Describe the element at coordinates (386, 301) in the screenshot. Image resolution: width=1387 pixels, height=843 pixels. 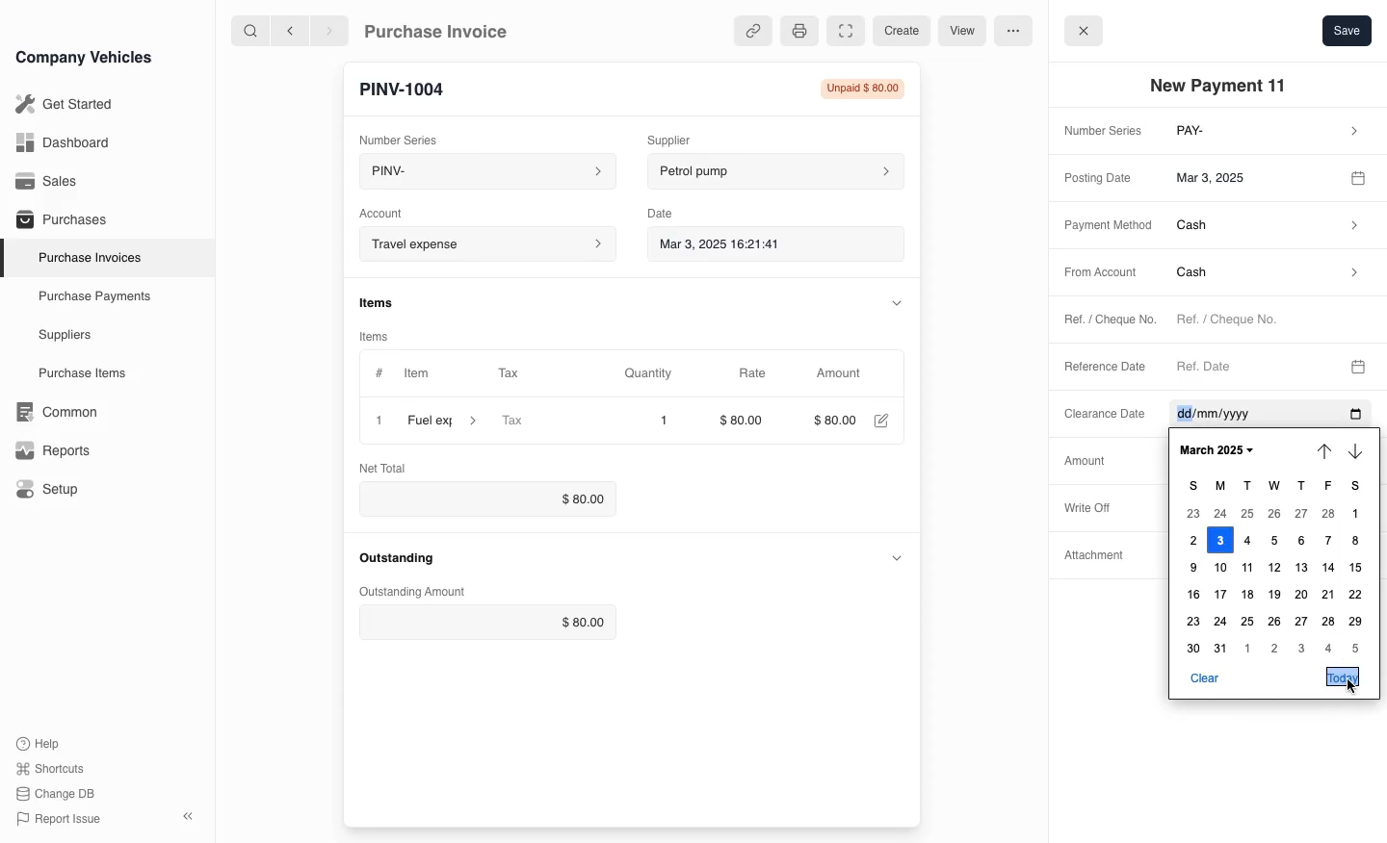
I see `items` at that location.